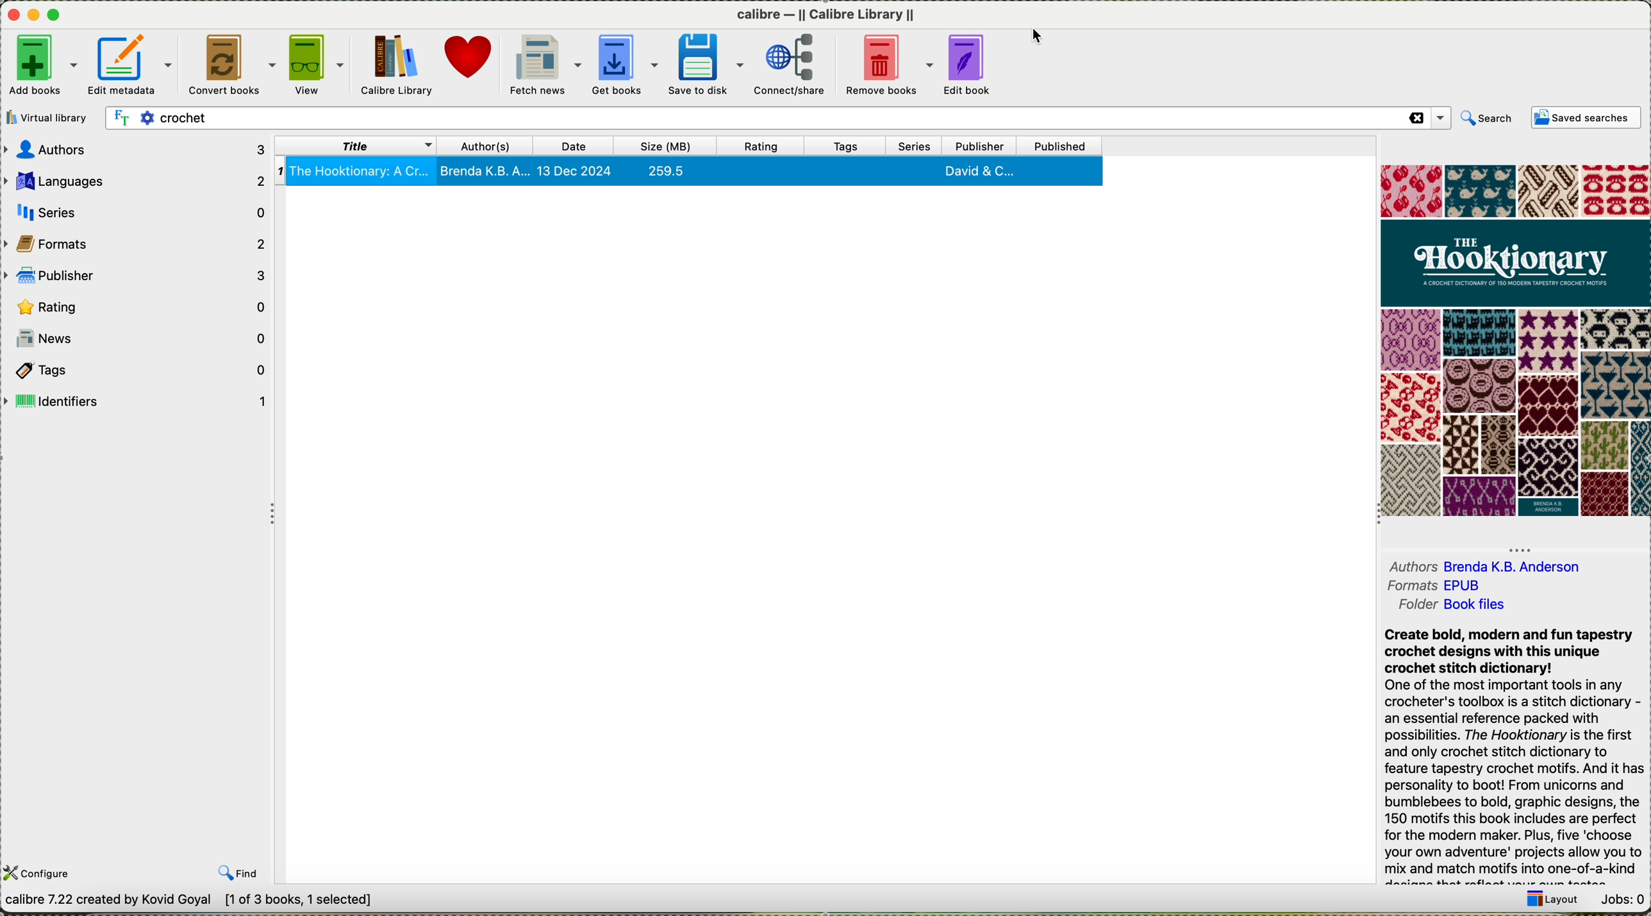 The width and height of the screenshot is (1651, 916). I want to click on collapse, so click(1375, 518).